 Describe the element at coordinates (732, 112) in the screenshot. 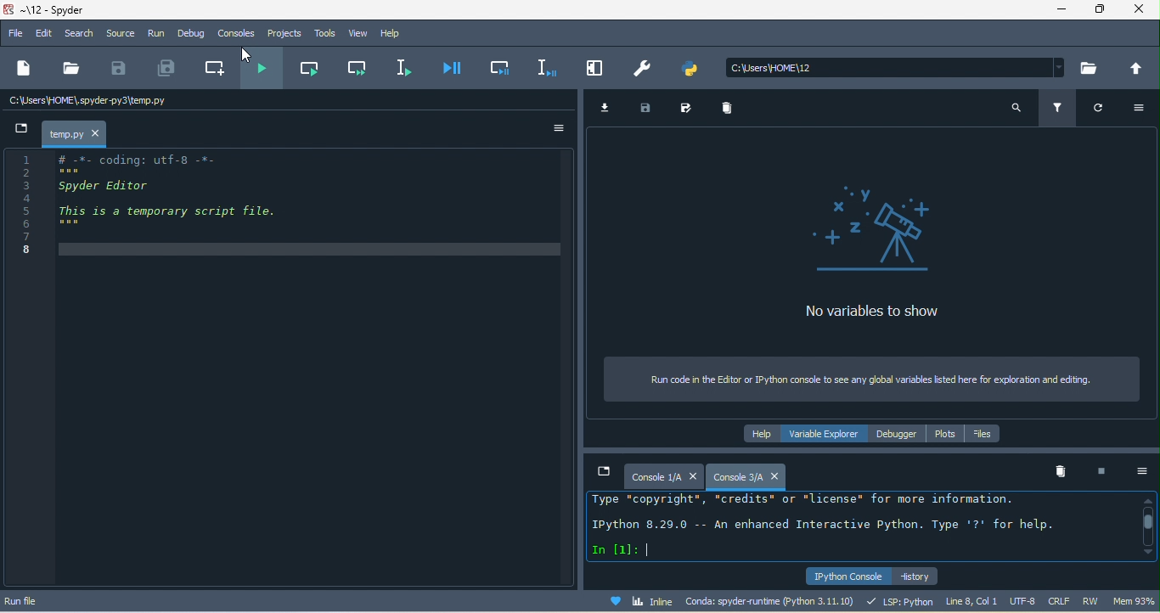

I see `remove all` at that location.